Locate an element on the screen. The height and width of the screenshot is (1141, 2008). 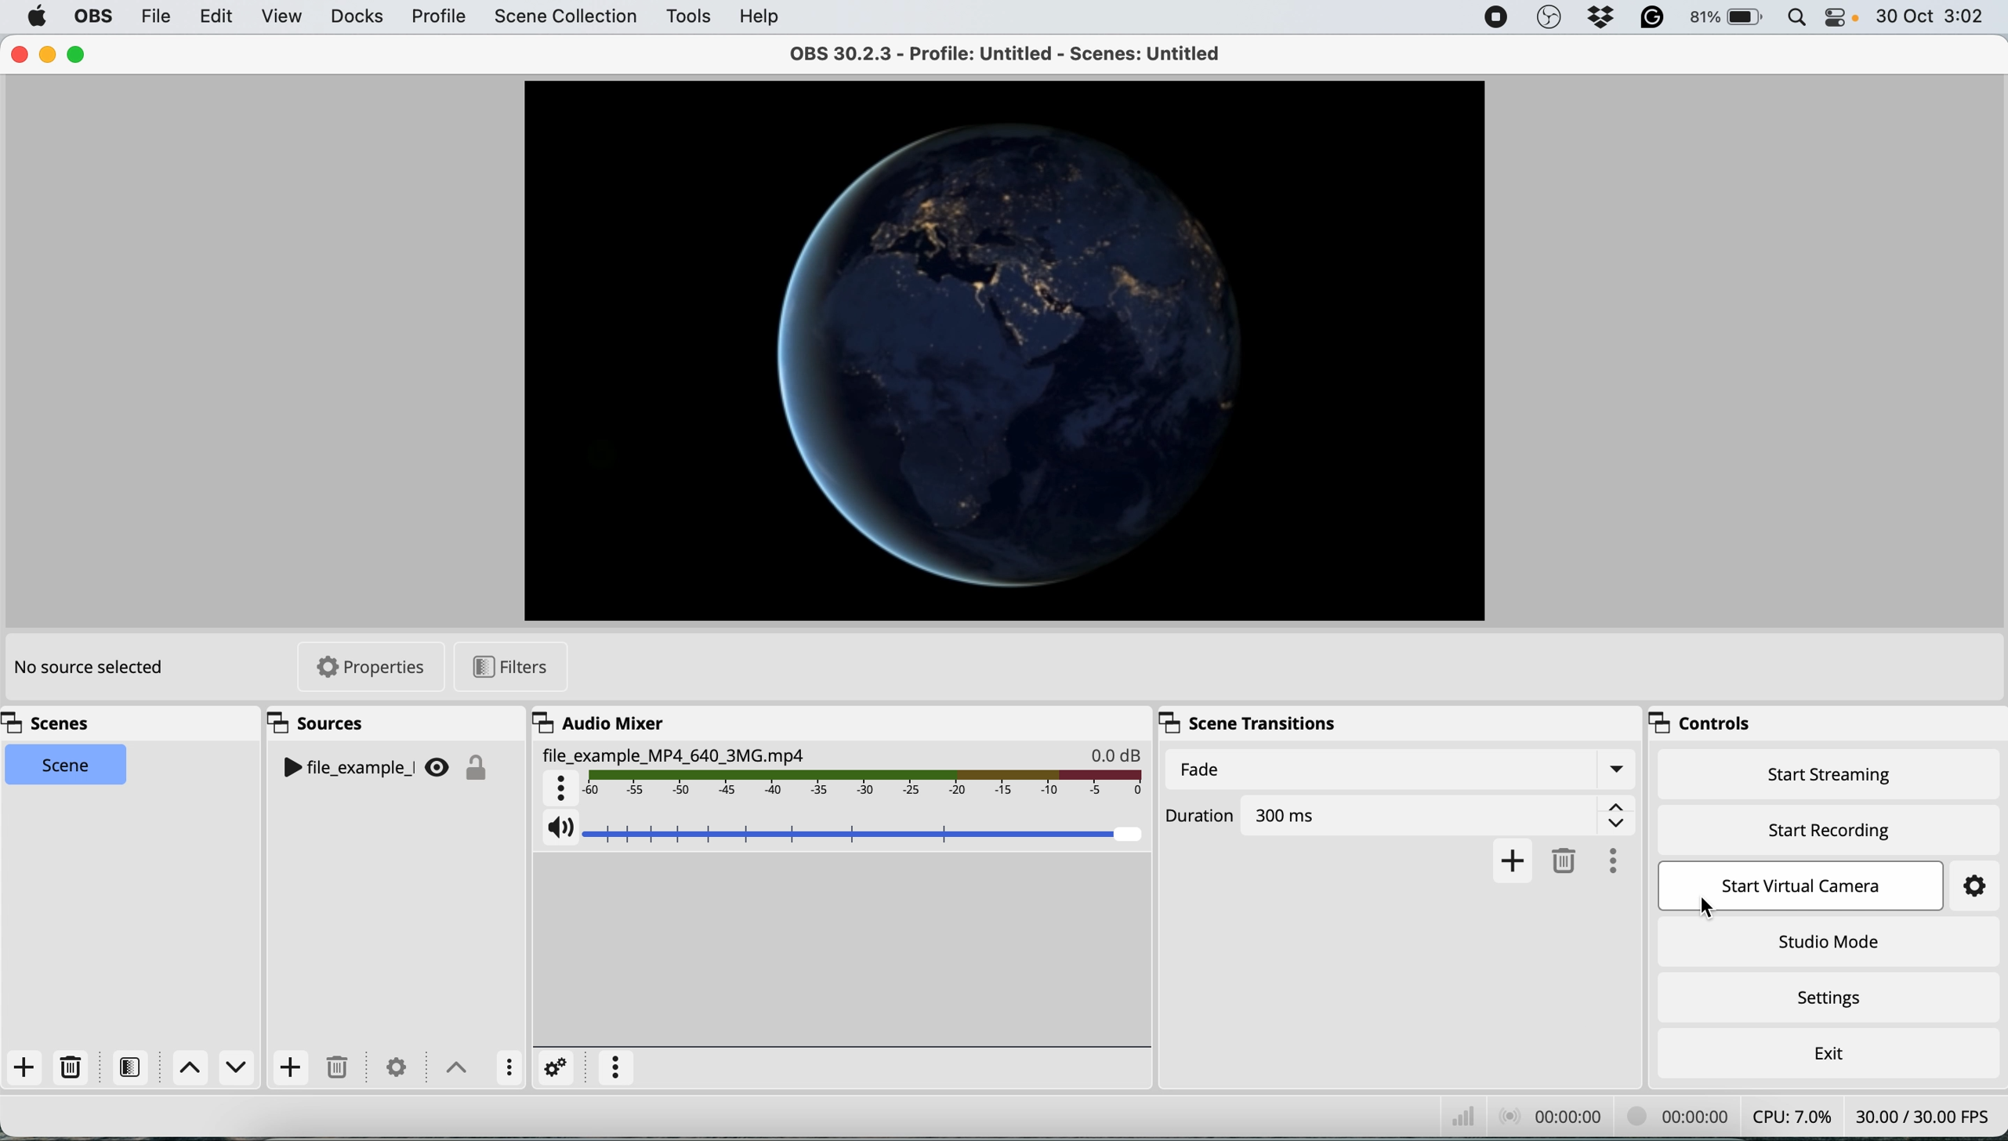
switch between scenes is located at coordinates (212, 1069).